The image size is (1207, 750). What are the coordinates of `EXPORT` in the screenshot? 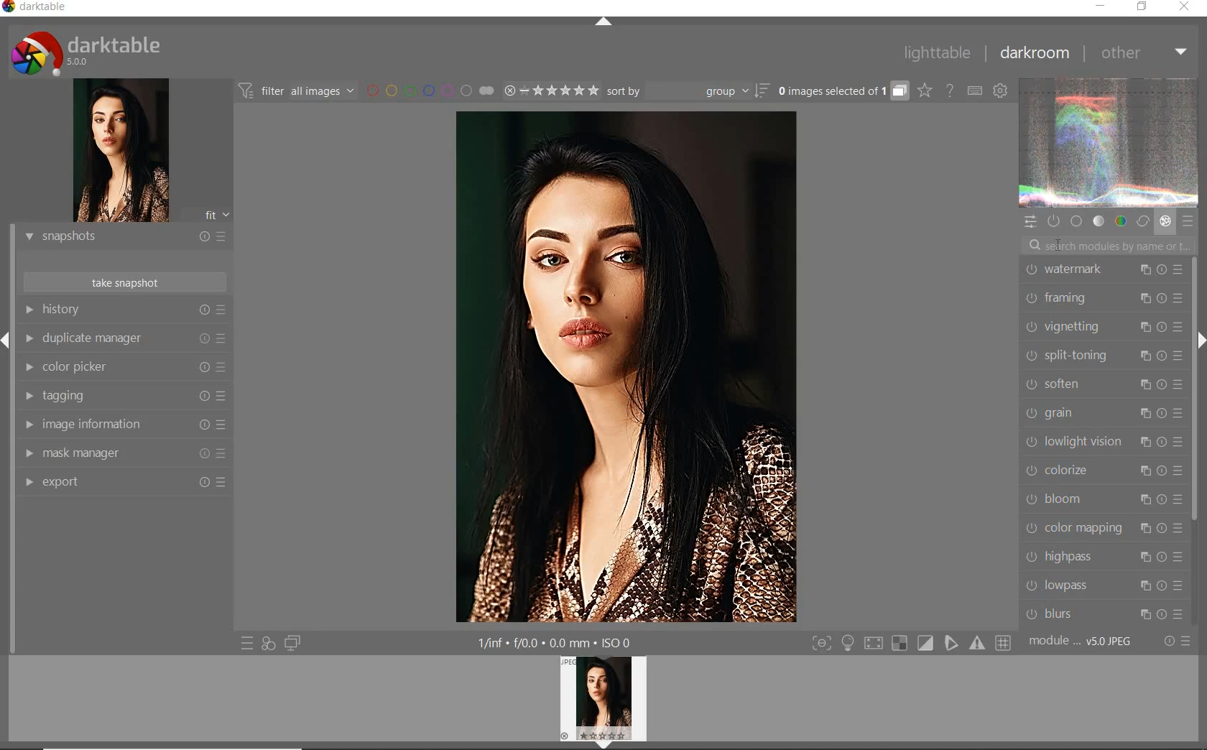 It's located at (121, 483).